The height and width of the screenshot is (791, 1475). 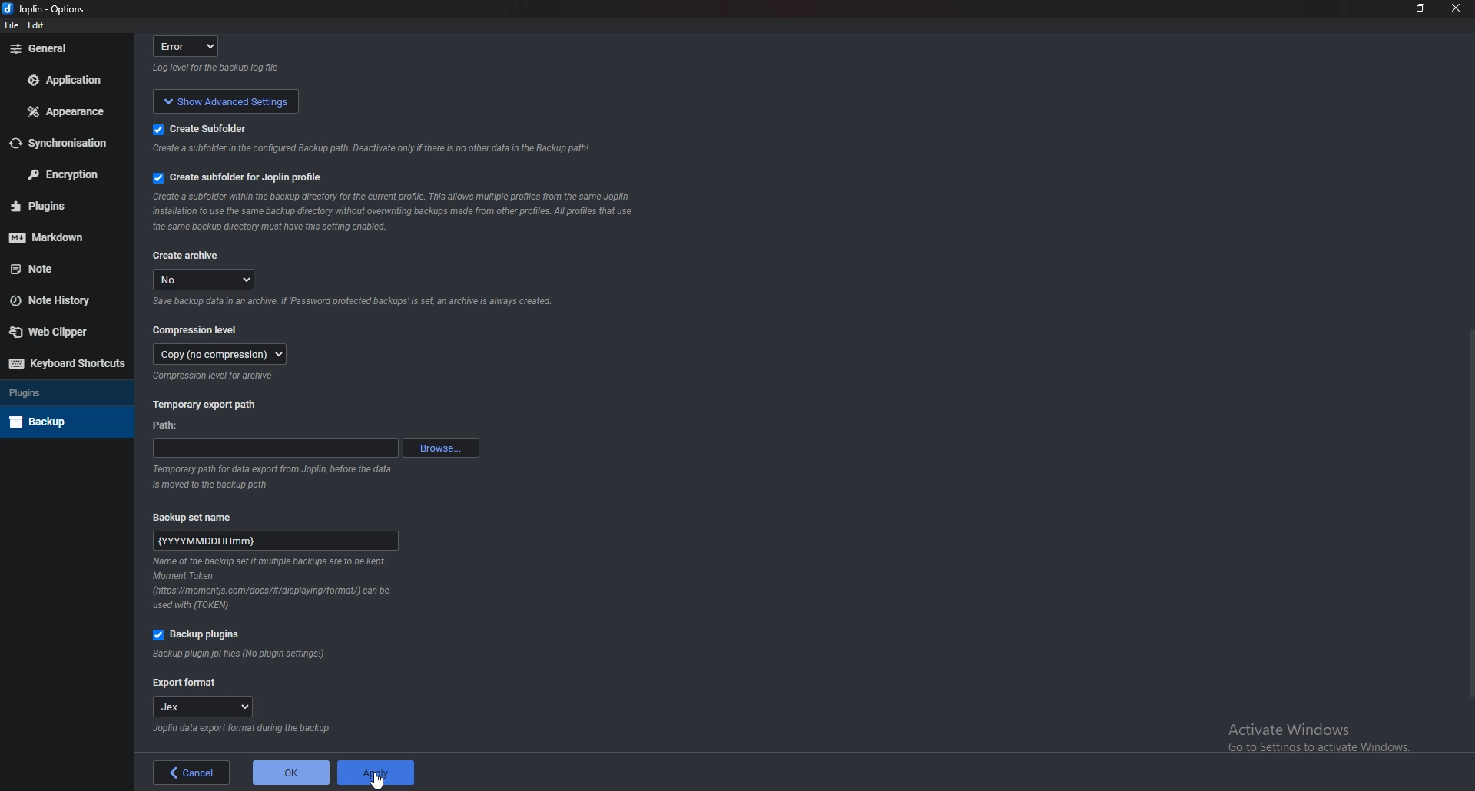 What do you see at coordinates (206, 280) in the screenshot?
I see `no` at bounding box center [206, 280].